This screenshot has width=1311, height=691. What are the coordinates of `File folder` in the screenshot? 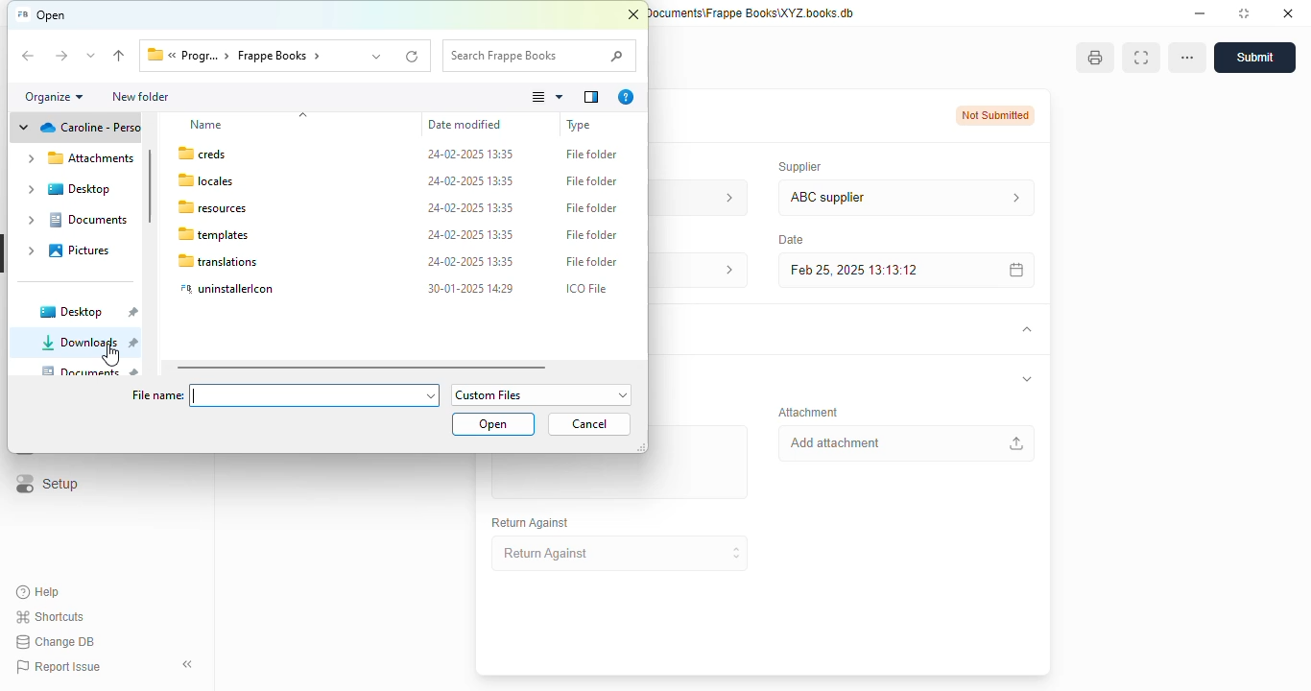 It's located at (592, 234).